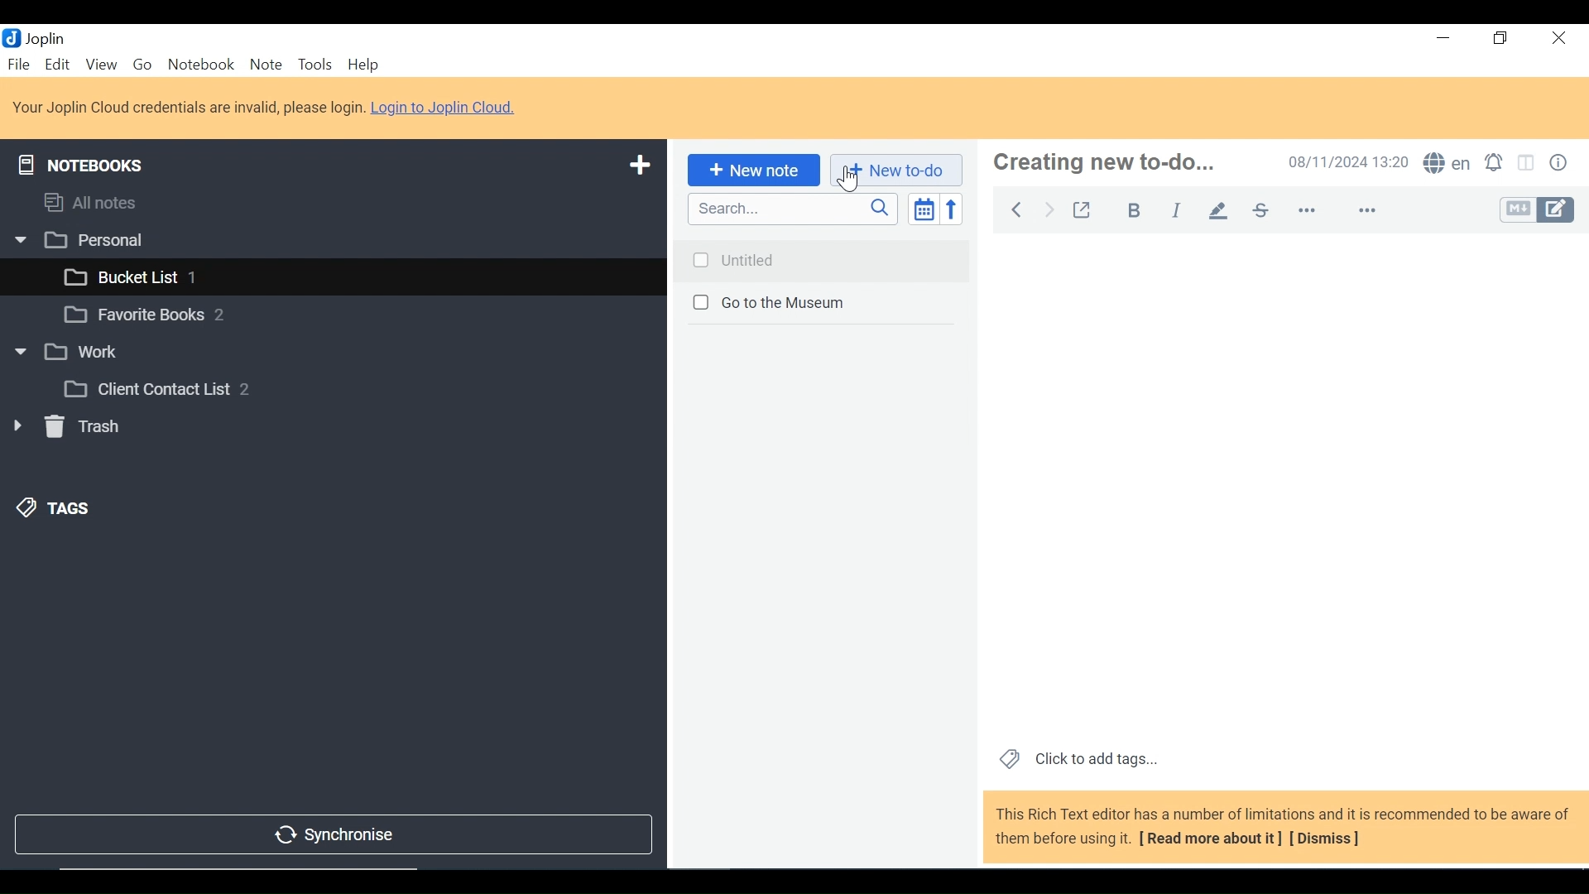 The width and height of the screenshot is (1589, 894). Describe the element at coordinates (1136, 211) in the screenshot. I see `Bold` at that location.